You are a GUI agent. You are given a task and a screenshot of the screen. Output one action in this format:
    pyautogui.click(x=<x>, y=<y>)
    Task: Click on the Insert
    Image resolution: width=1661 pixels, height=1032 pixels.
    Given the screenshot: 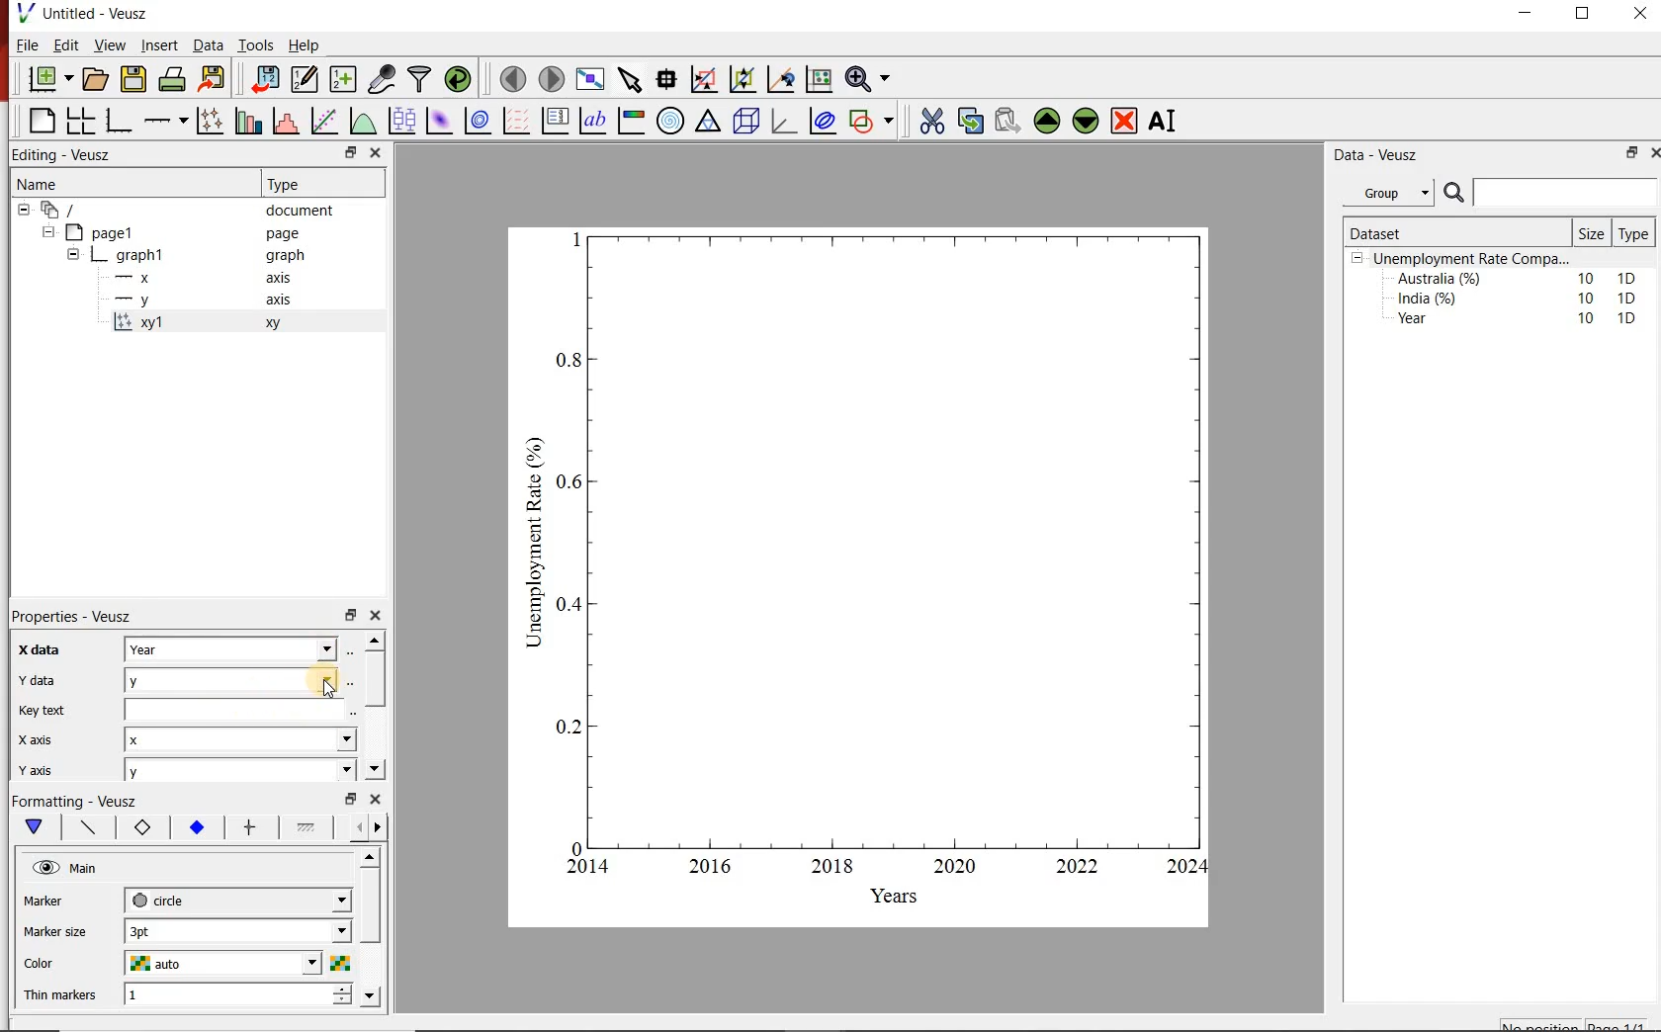 What is the action you would take?
    pyautogui.click(x=158, y=44)
    